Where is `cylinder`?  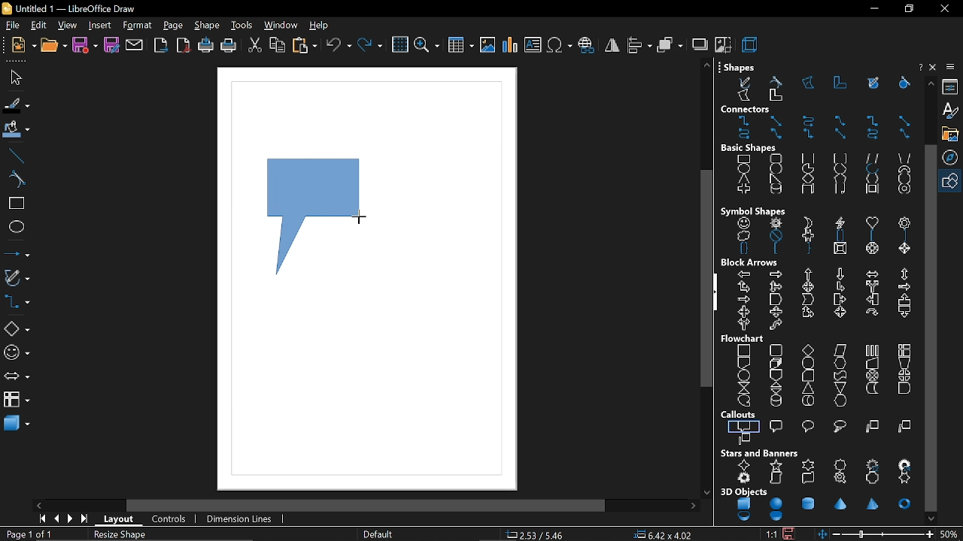 cylinder is located at coordinates (773, 190).